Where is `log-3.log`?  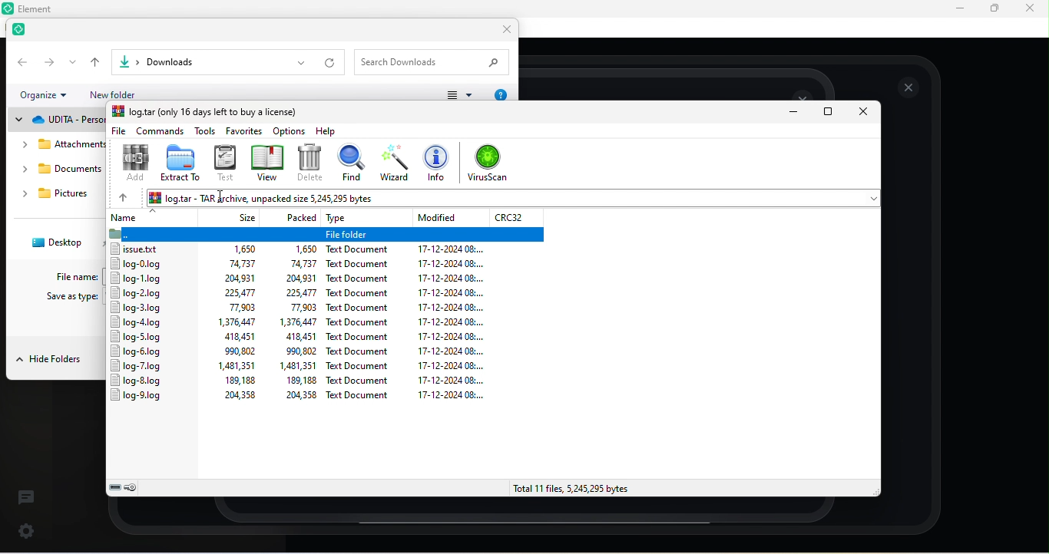 log-3.log is located at coordinates (143, 308).